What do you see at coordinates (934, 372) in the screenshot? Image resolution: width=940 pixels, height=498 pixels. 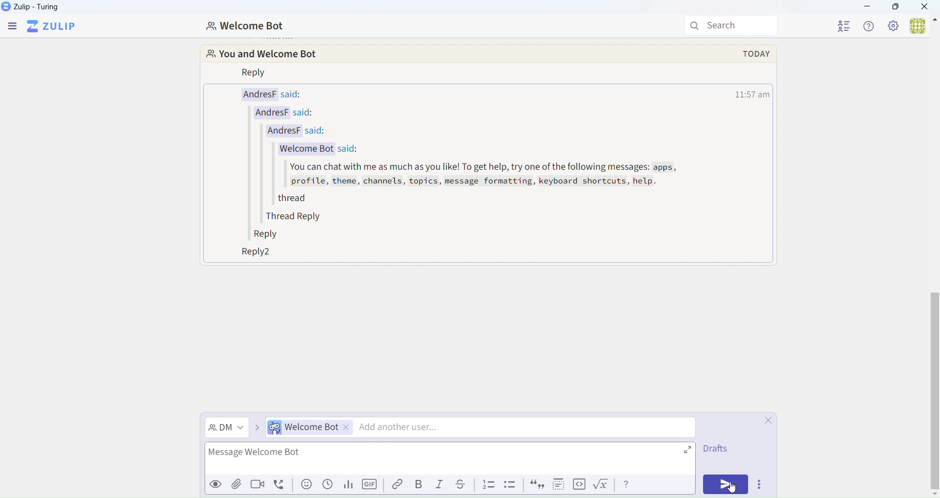 I see `vertical scroll bar` at bounding box center [934, 372].